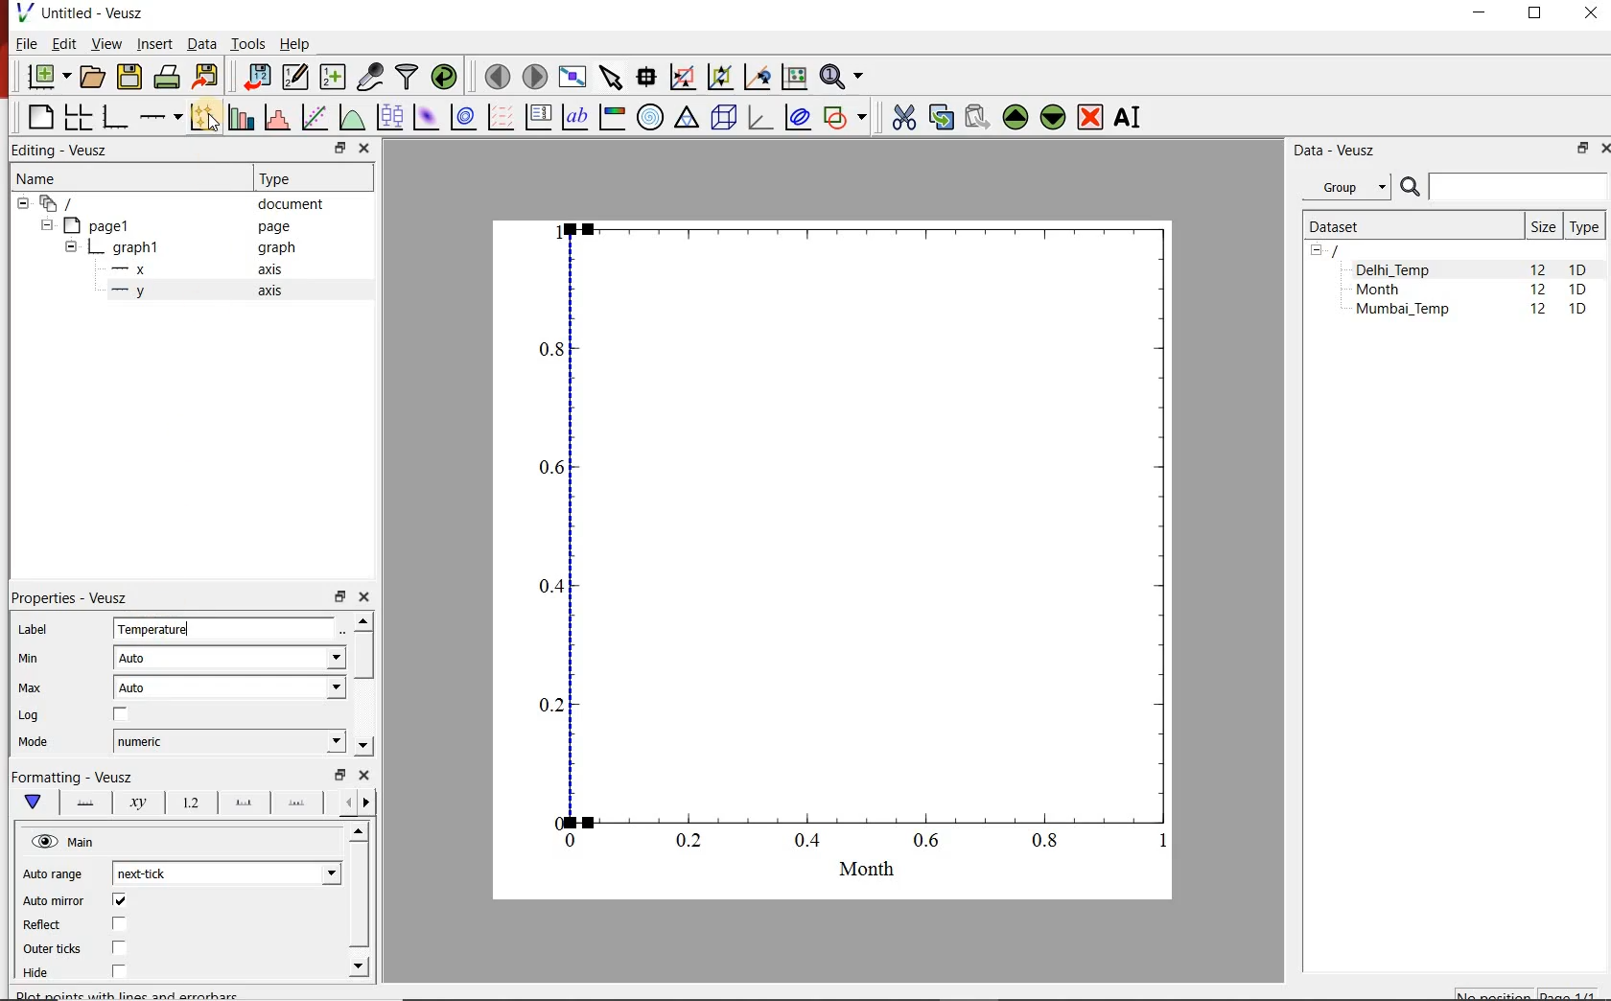  I want to click on -y axis, so click(189, 292).